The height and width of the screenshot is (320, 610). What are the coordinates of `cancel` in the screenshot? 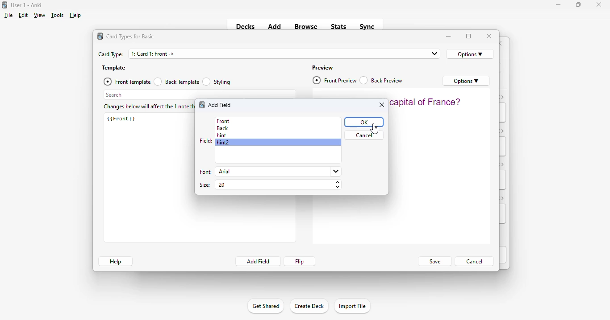 It's located at (363, 135).